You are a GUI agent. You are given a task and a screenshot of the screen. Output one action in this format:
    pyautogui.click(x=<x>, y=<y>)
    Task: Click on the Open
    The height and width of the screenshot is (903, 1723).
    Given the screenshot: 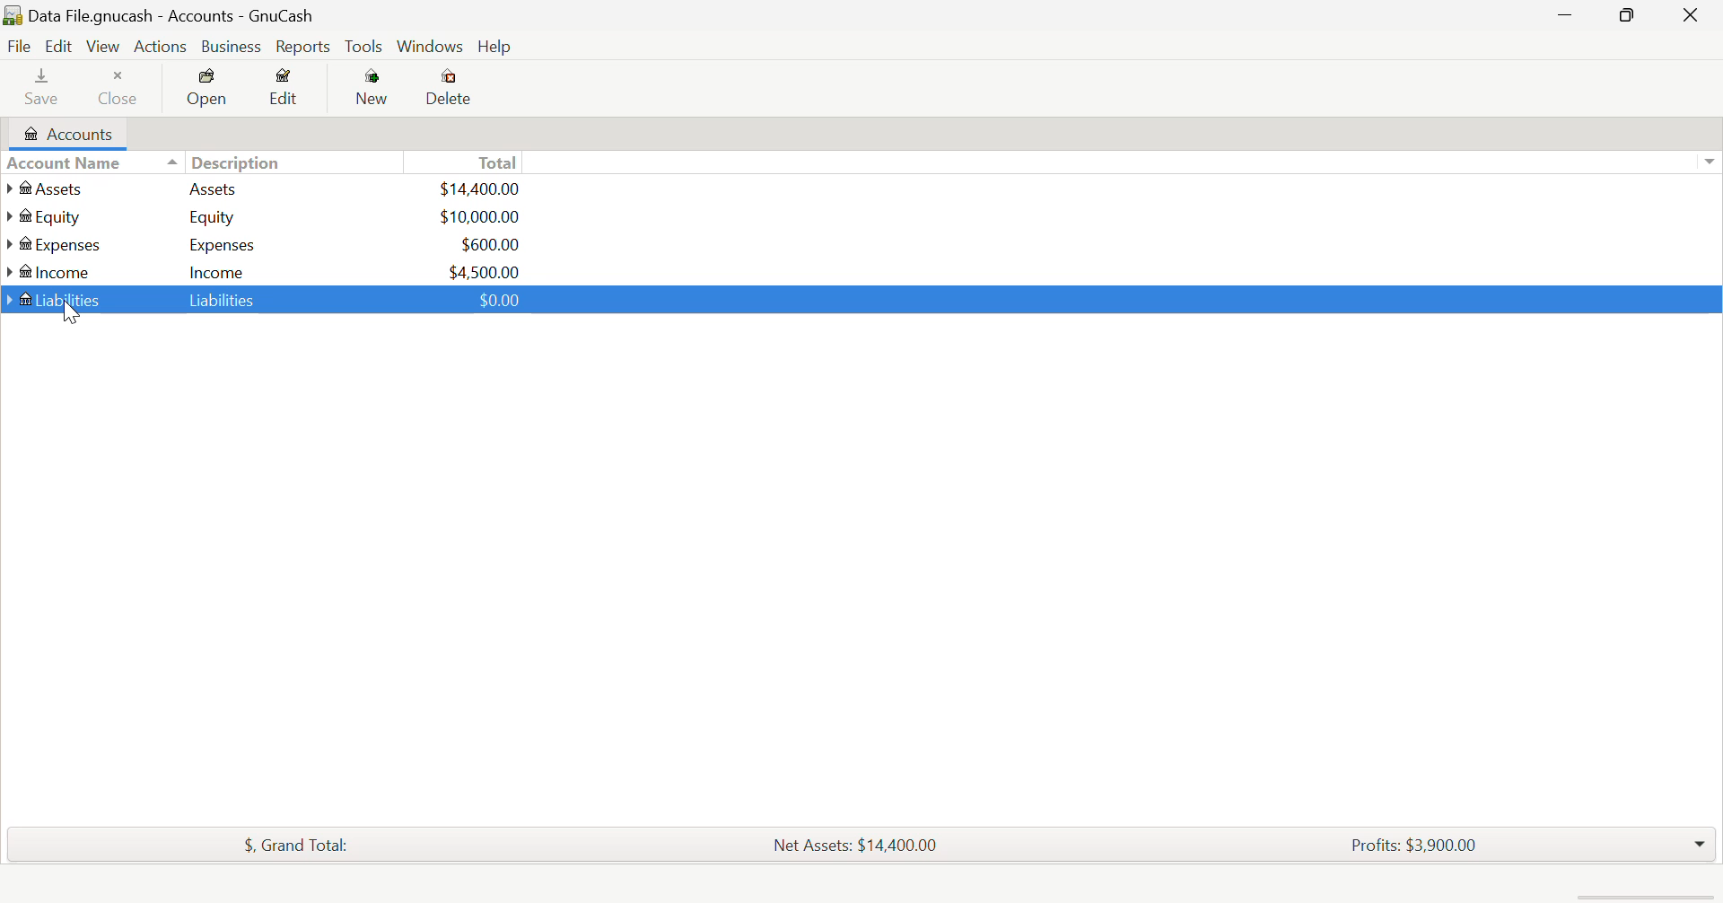 What is the action you would take?
    pyautogui.click(x=209, y=91)
    